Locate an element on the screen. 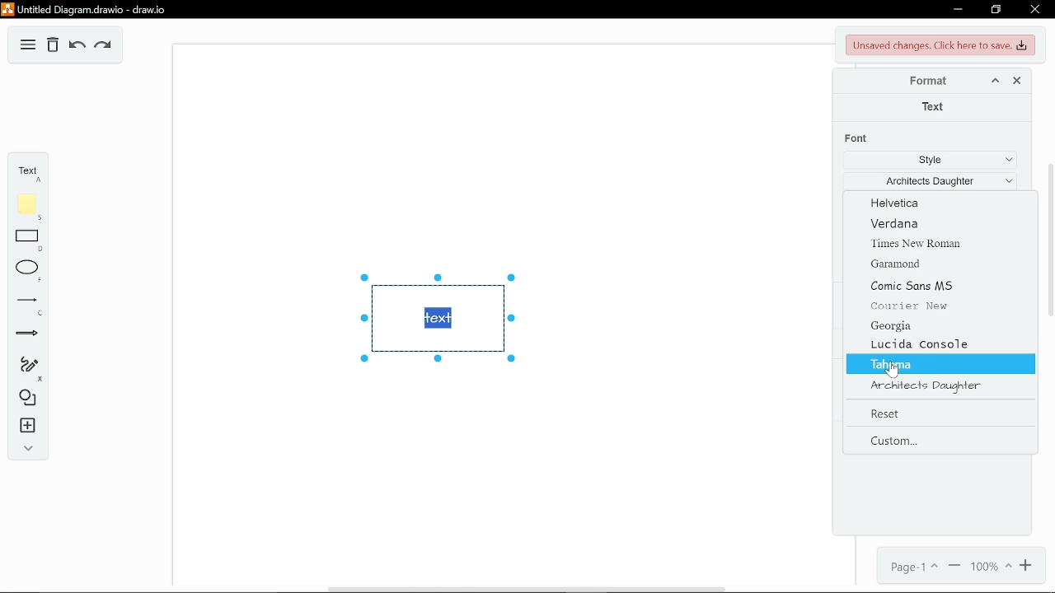 The width and height of the screenshot is (1055, 593). custom is located at coordinates (935, 441).